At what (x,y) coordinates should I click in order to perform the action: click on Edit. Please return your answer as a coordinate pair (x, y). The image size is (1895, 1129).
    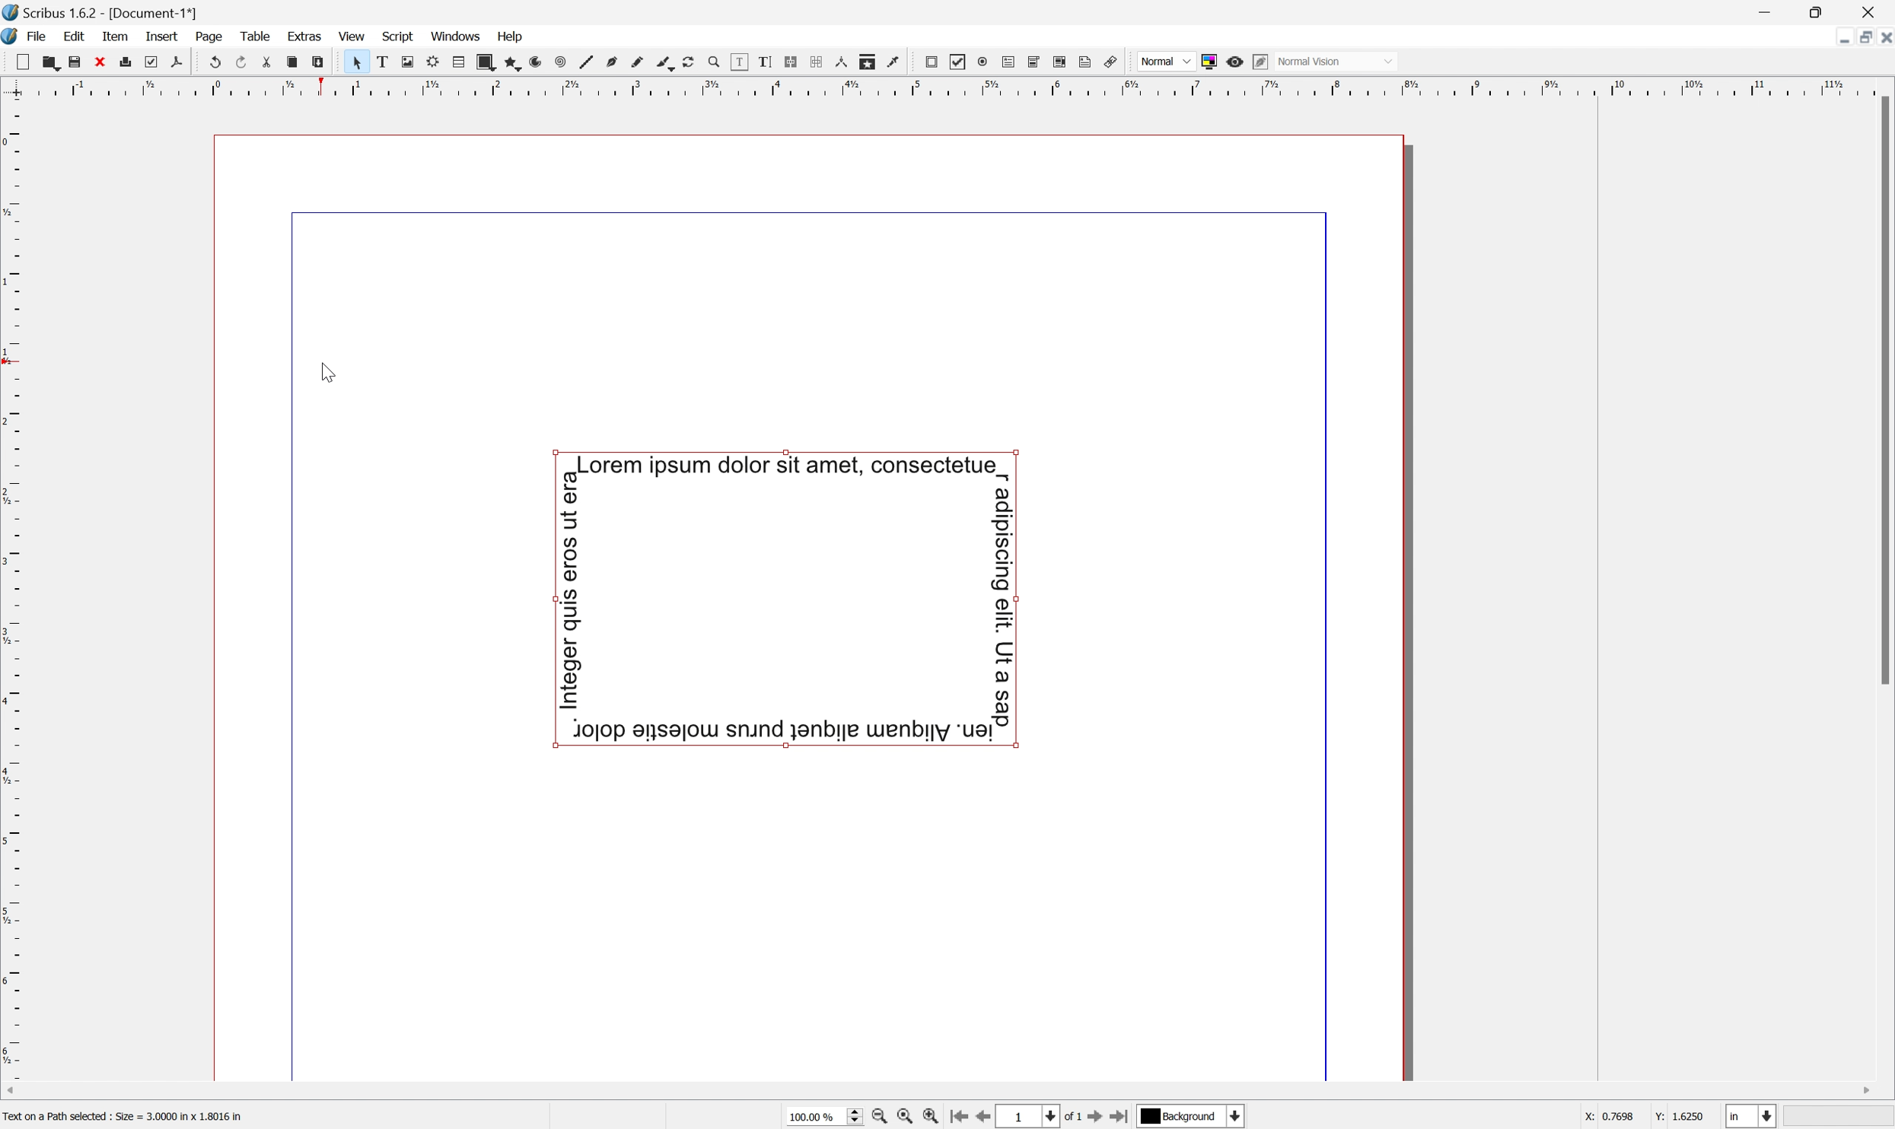
    Looking at the image, I should click on (72, 37).